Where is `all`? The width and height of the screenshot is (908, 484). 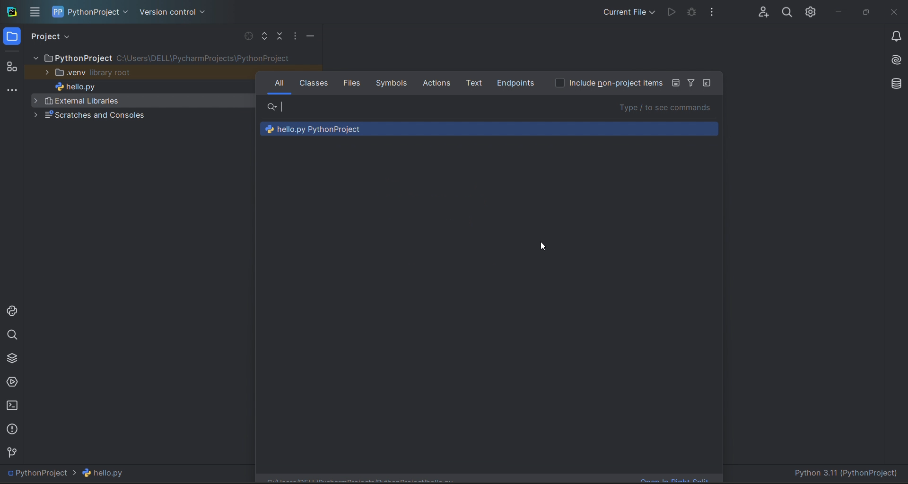
all is located at coordinates (278, 83).